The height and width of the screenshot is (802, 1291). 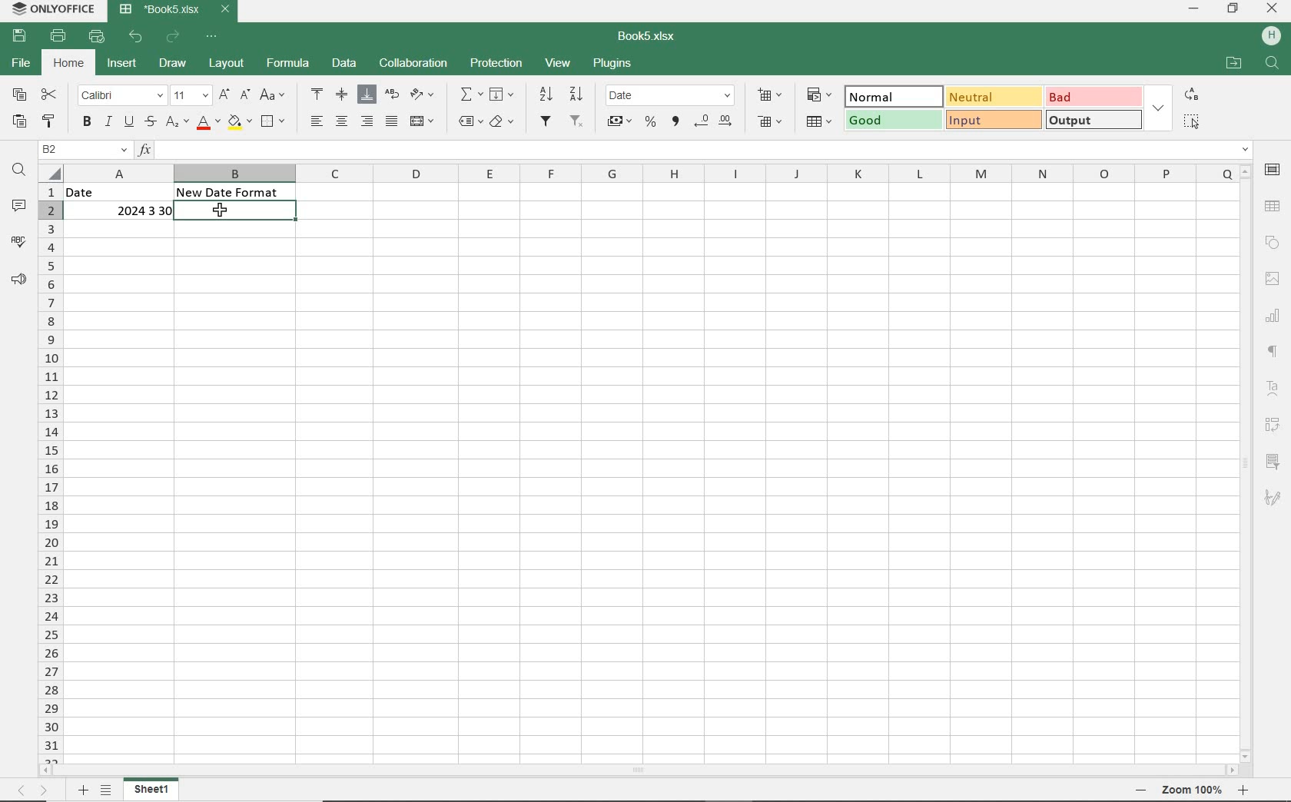 I want to click on FILTER, so click(x=546, y=122).